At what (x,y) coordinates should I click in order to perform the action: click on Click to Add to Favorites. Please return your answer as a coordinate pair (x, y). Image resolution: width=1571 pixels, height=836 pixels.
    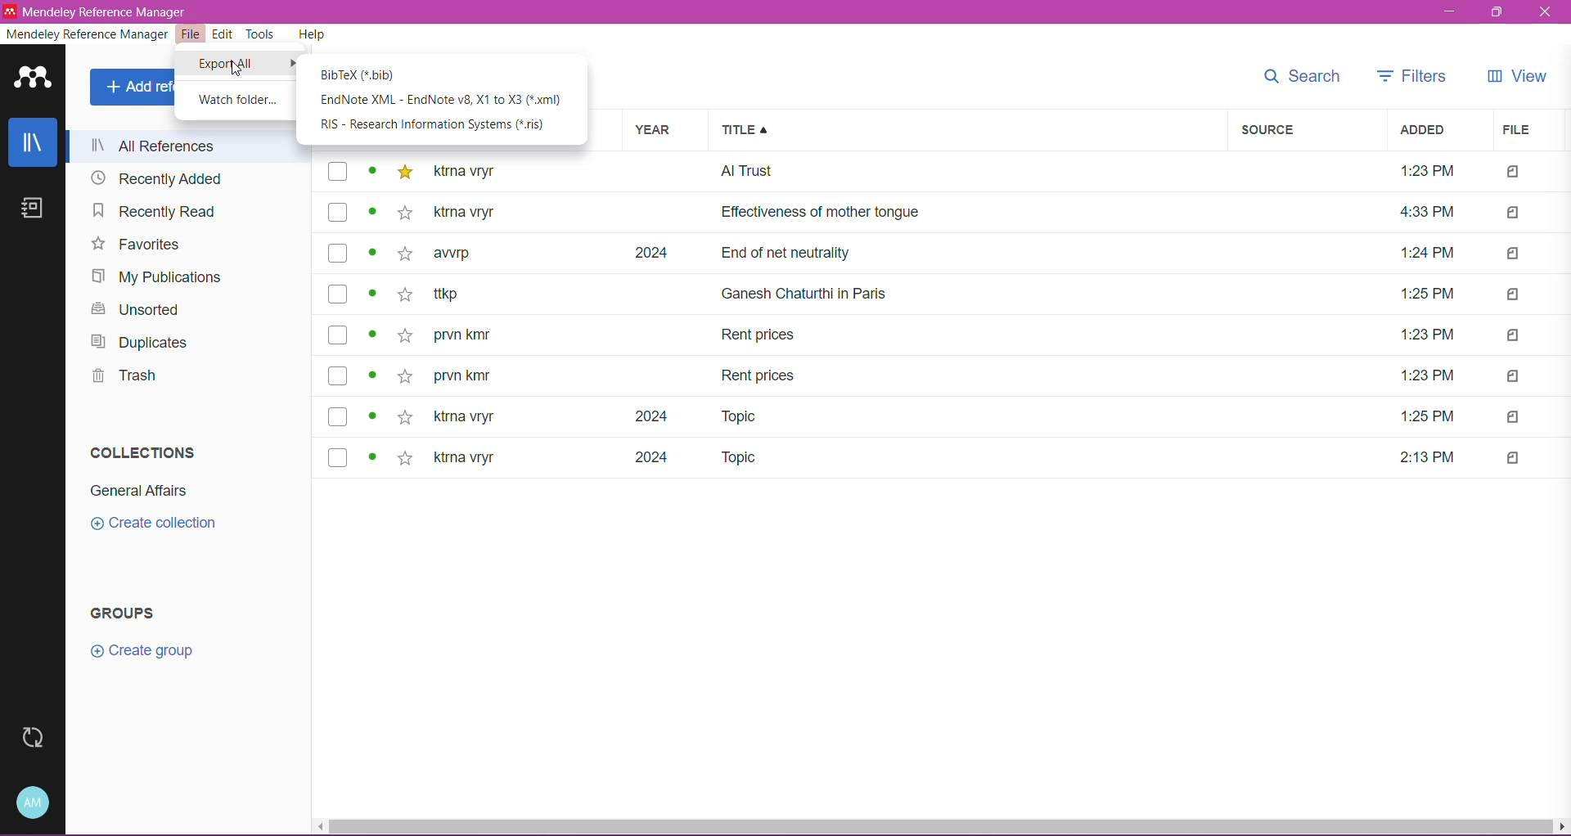
    Looking at the image, I should click on (406, 315).